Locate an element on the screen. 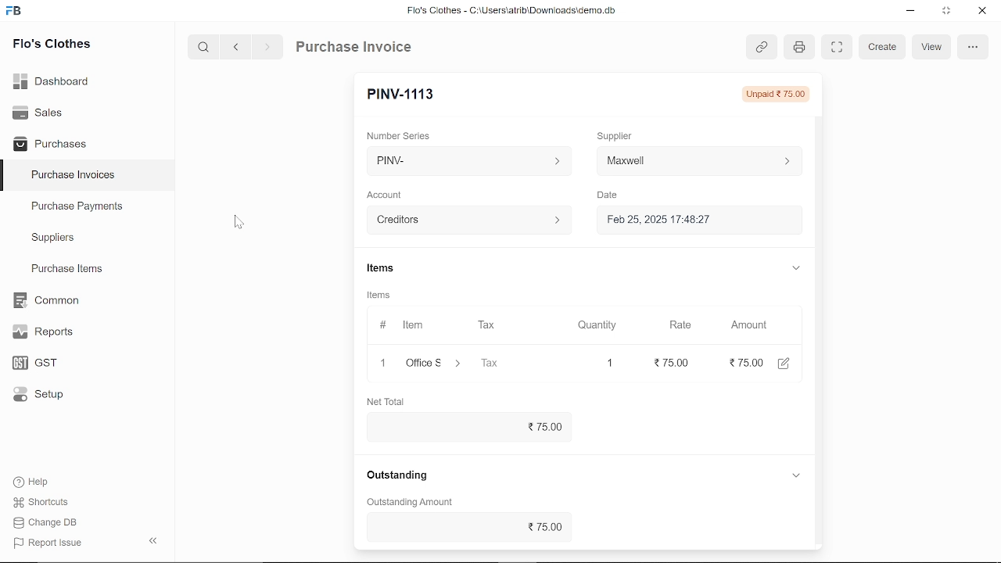 The height and width of the screenshot is (563, 1001). Shortcuts is located at coordinates (38, 503).